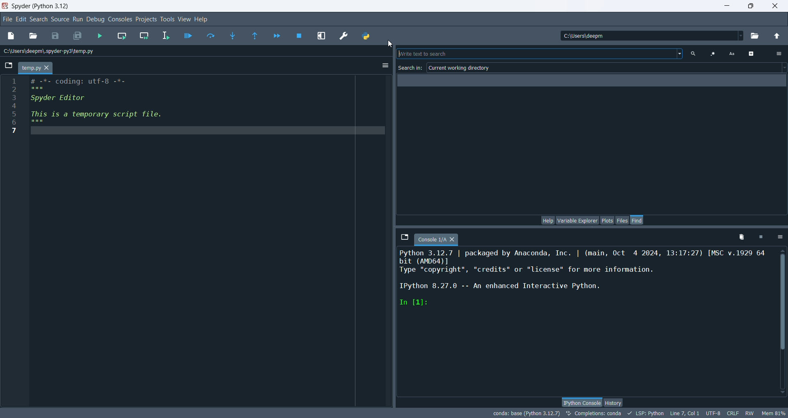  I want to click on source, so click(60, 19).